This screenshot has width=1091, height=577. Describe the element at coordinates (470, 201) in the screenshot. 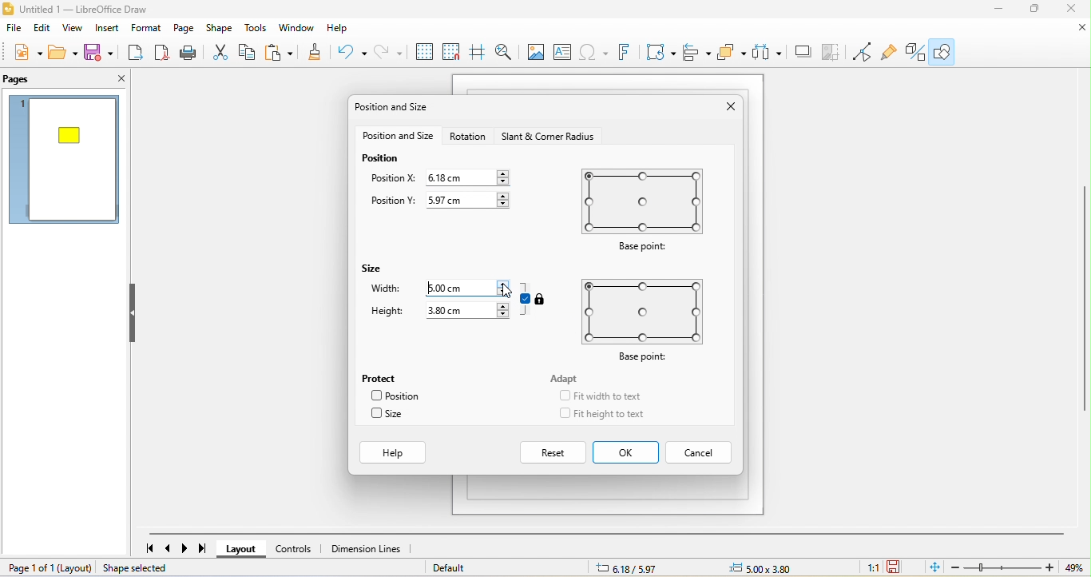

I see `5.97 cm` at that location.